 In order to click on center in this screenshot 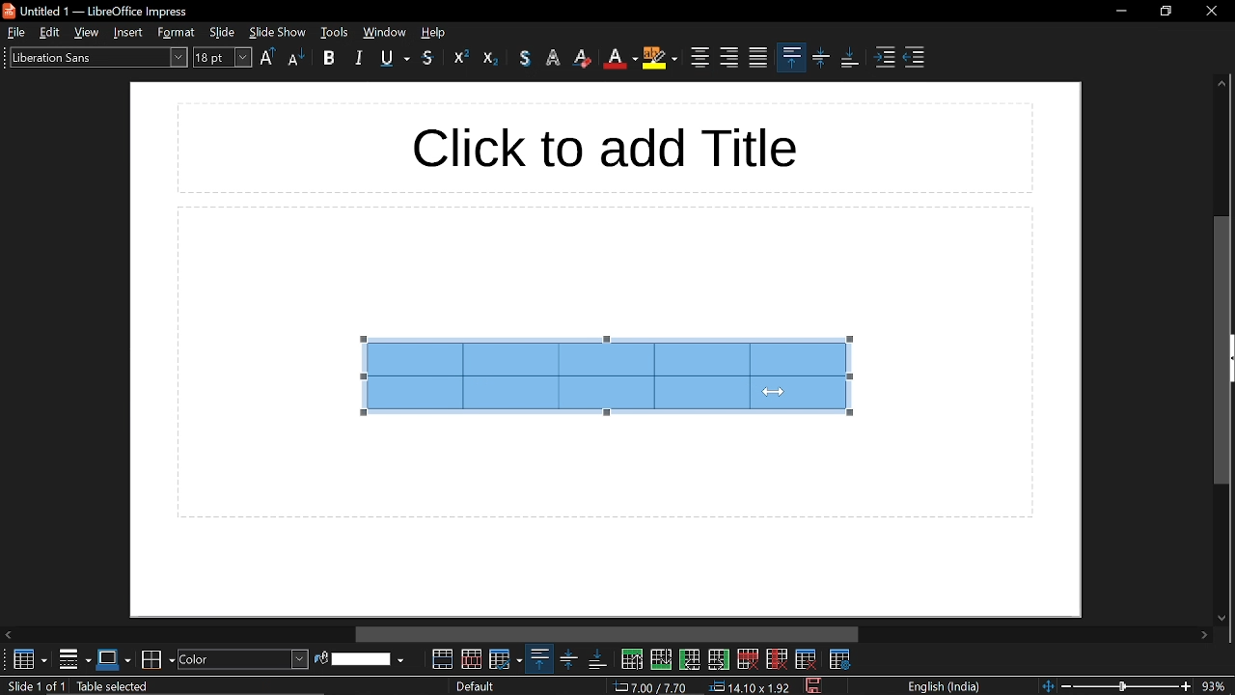, I will do `click(699, 55)`.